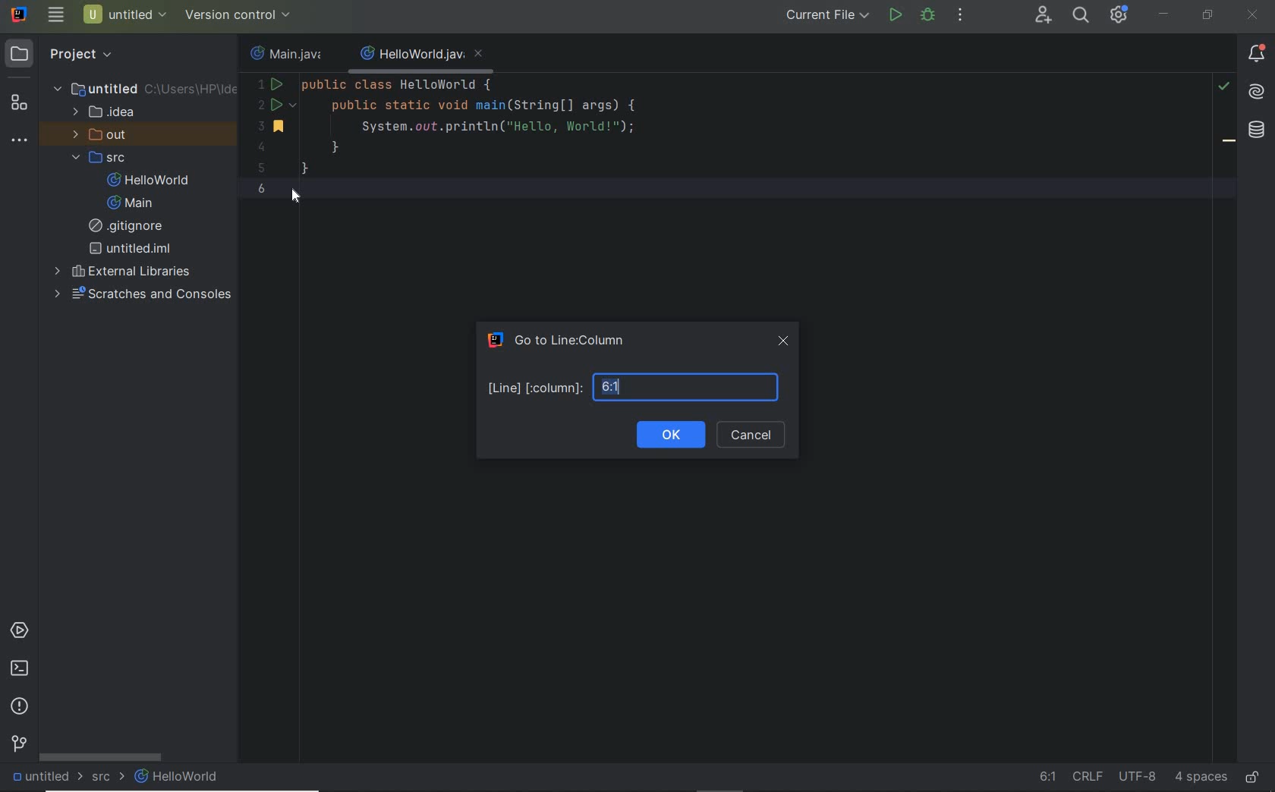 The image size is (1275, 792). Describe the element at coordinates (18, 140) in the screenshot. I see `more tool windows` at that location.